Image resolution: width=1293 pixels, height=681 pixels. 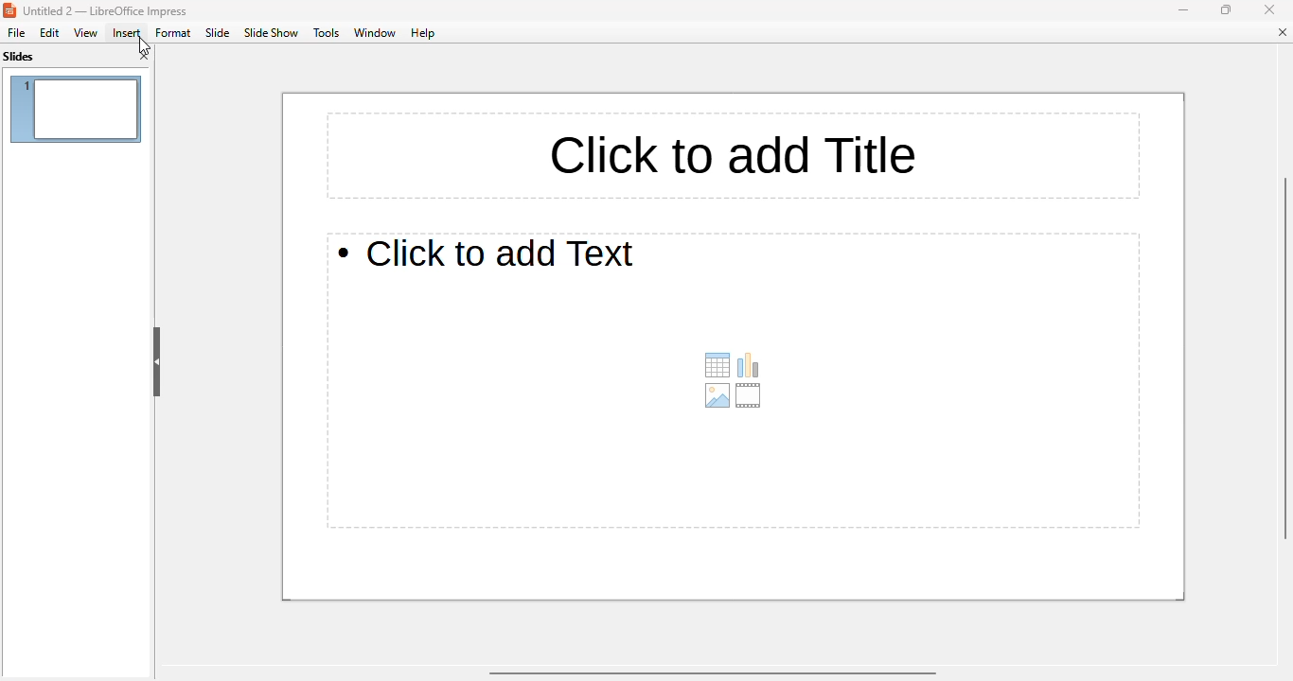 I want to click on tools, so click(x=327, y=32).